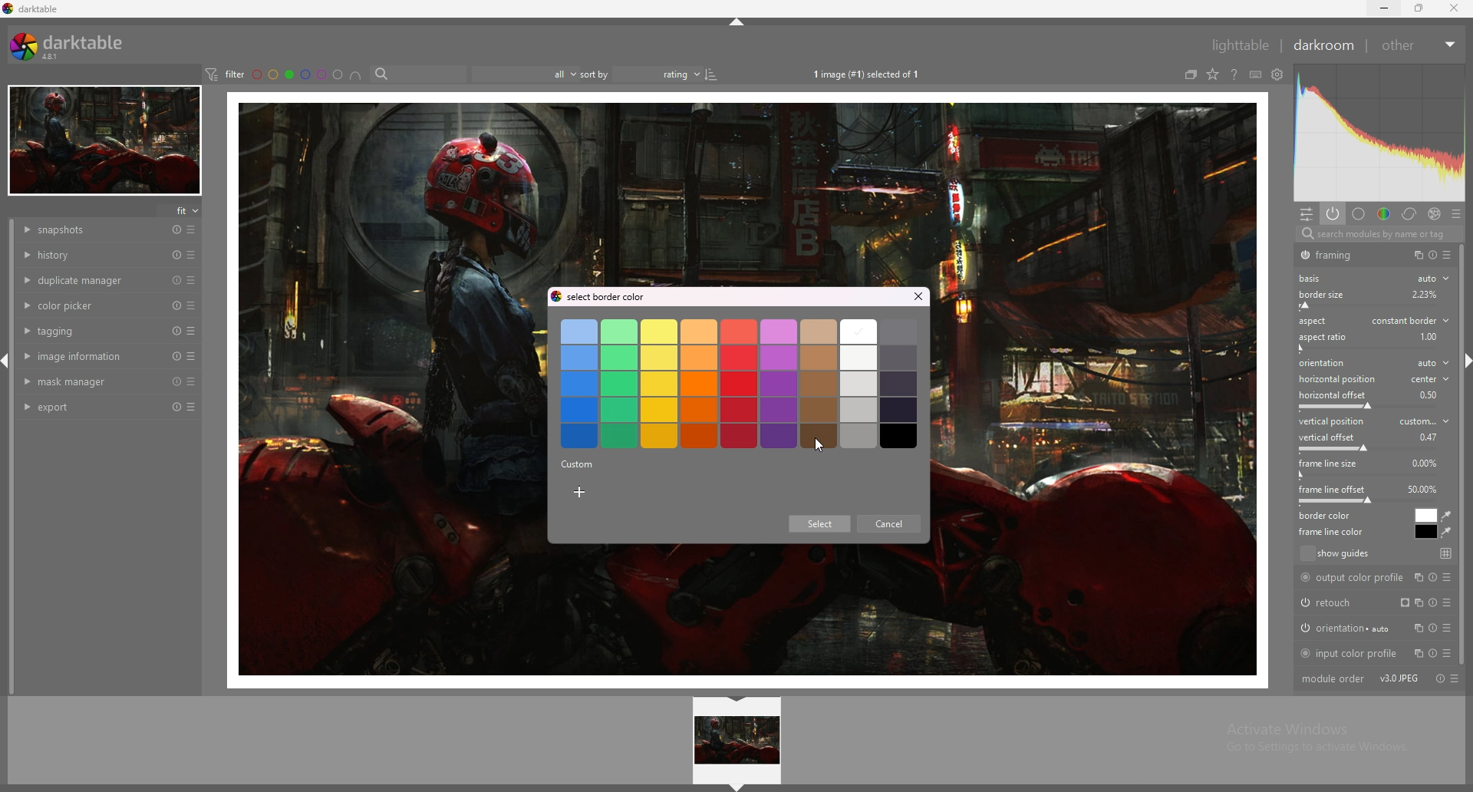 The width and height of the screenshot is (1473, 792). What do you see at coordinates (1211, 74) in the screenshot?
I see `change type of overlays shown` at bounding box center [1211, 74].